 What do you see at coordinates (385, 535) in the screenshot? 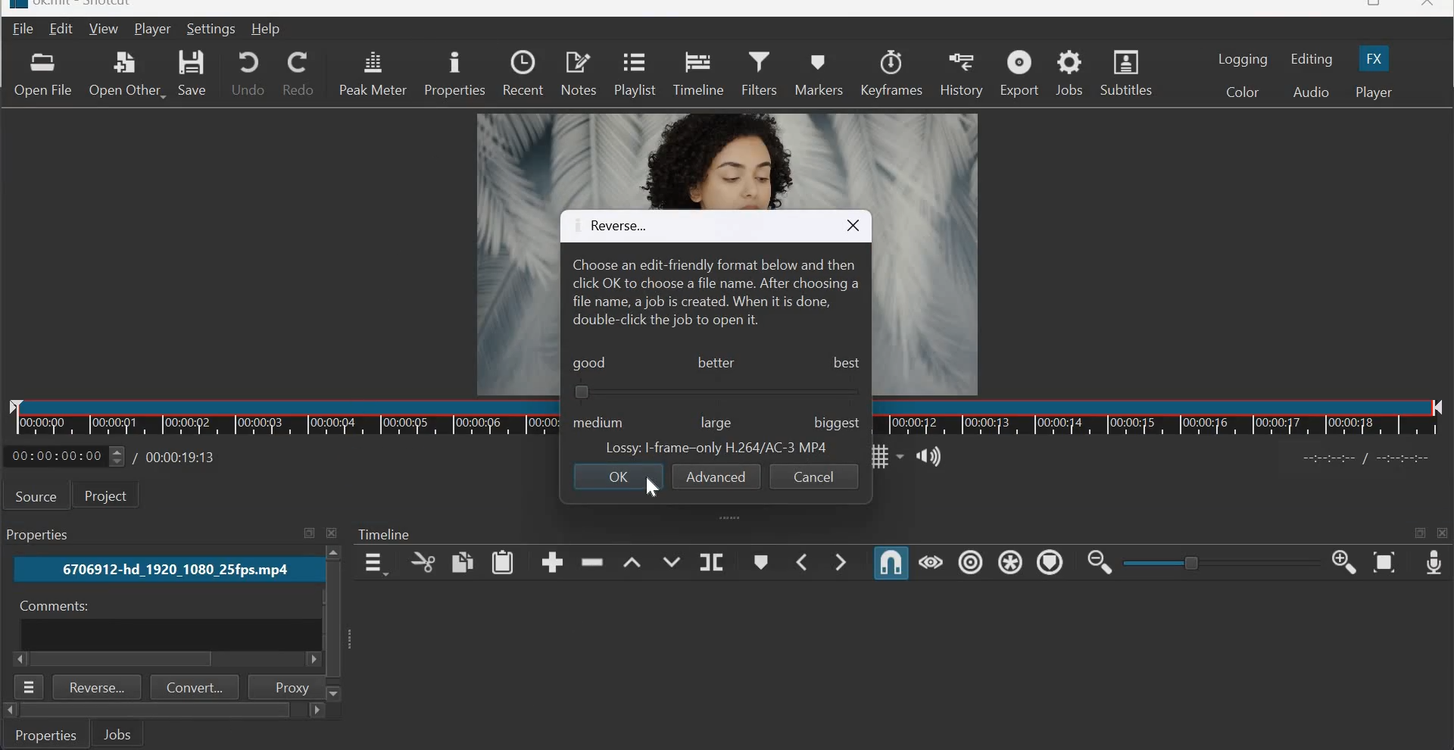
I see `Timeline` at bounding box center [385, 535].